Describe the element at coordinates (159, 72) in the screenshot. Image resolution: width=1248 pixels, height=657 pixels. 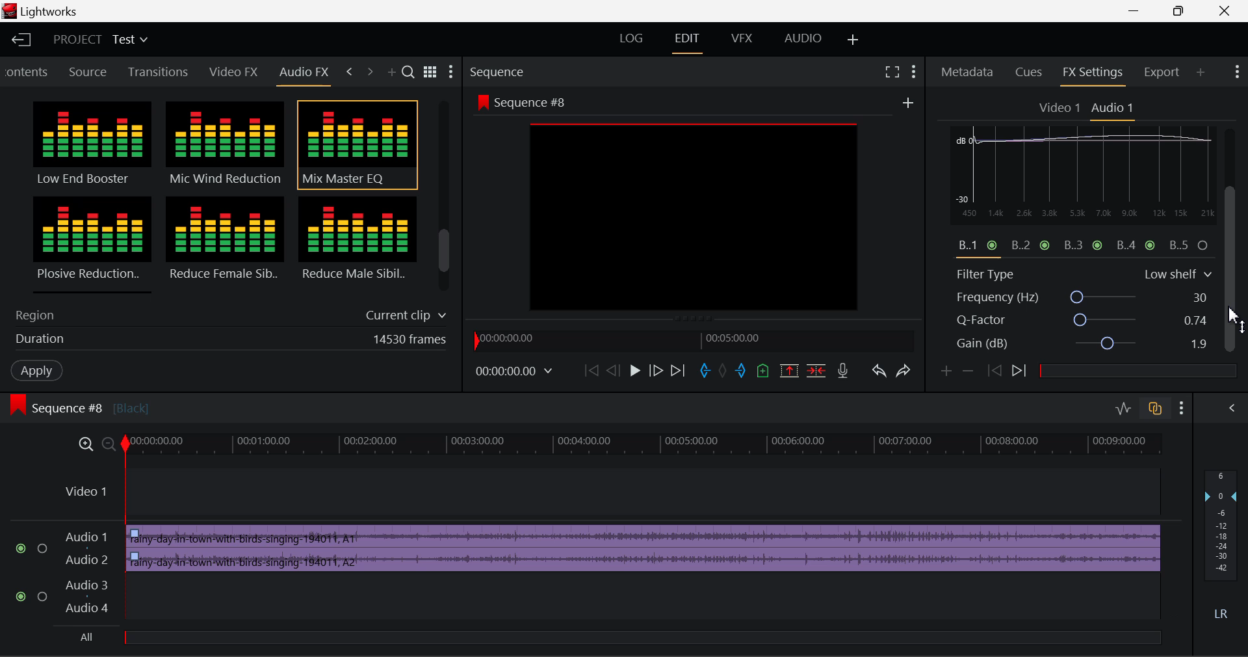
I see `Transitions` at that location.